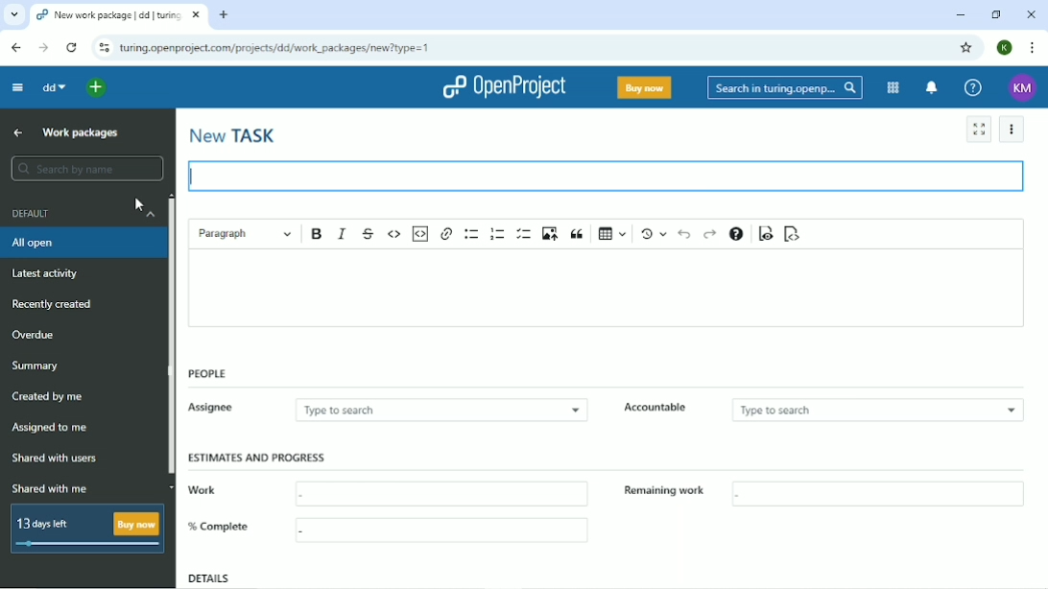 This screenshot has height=589, width=1048. I want to click on Collapse project menu, so click(17, 87).